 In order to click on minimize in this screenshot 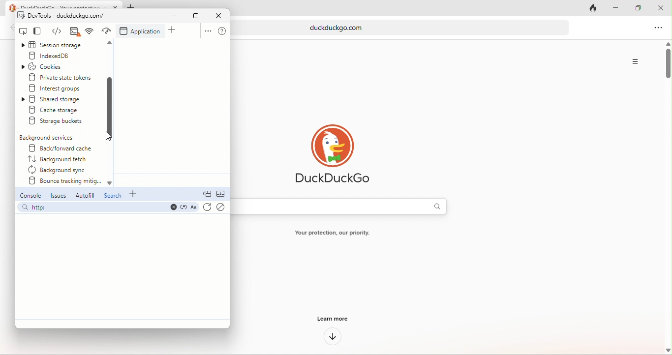, I will do `click(170, 17)`.